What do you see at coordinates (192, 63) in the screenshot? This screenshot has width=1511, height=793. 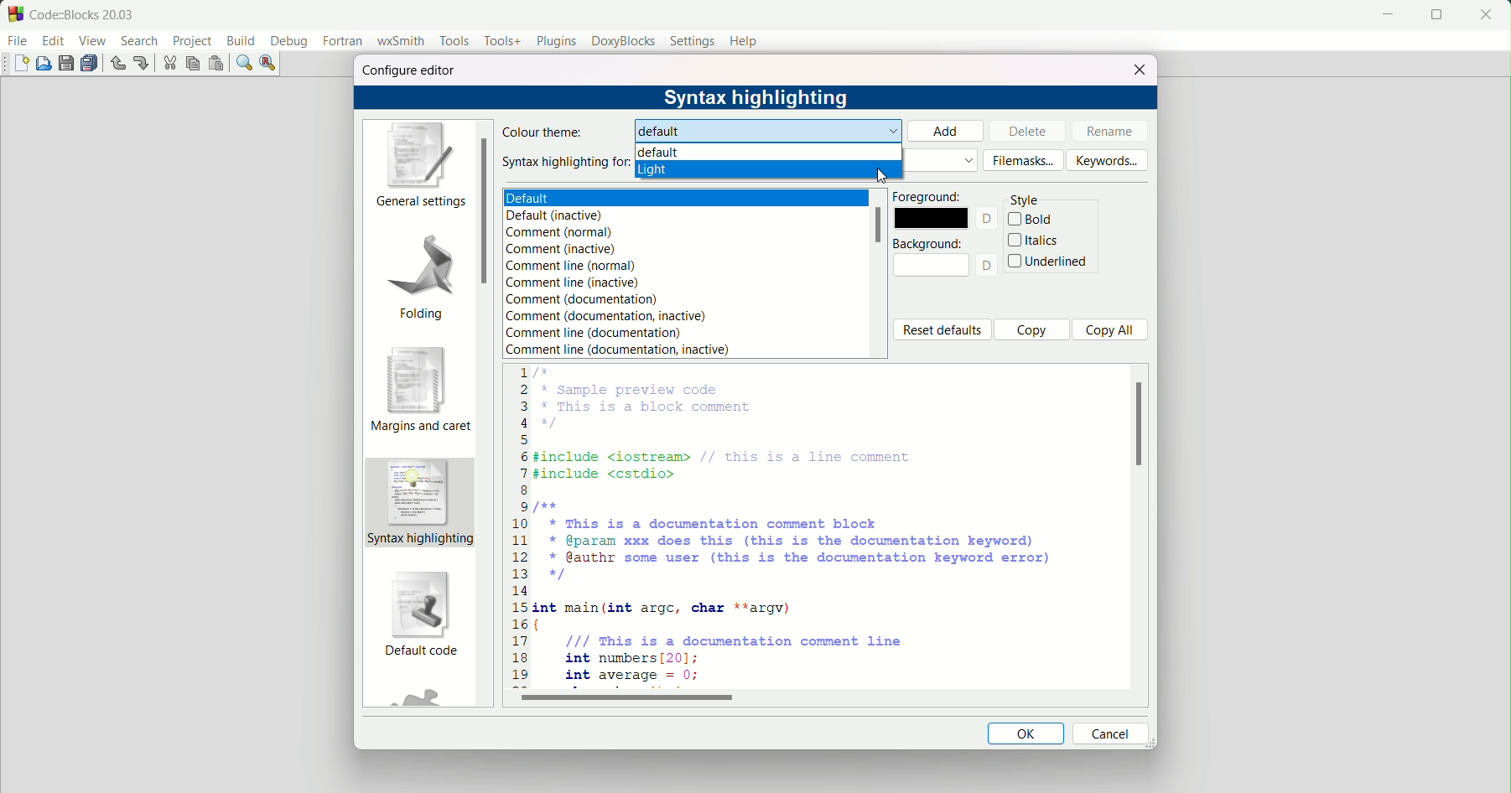 I see `copy` at bounding box center [192, 63].